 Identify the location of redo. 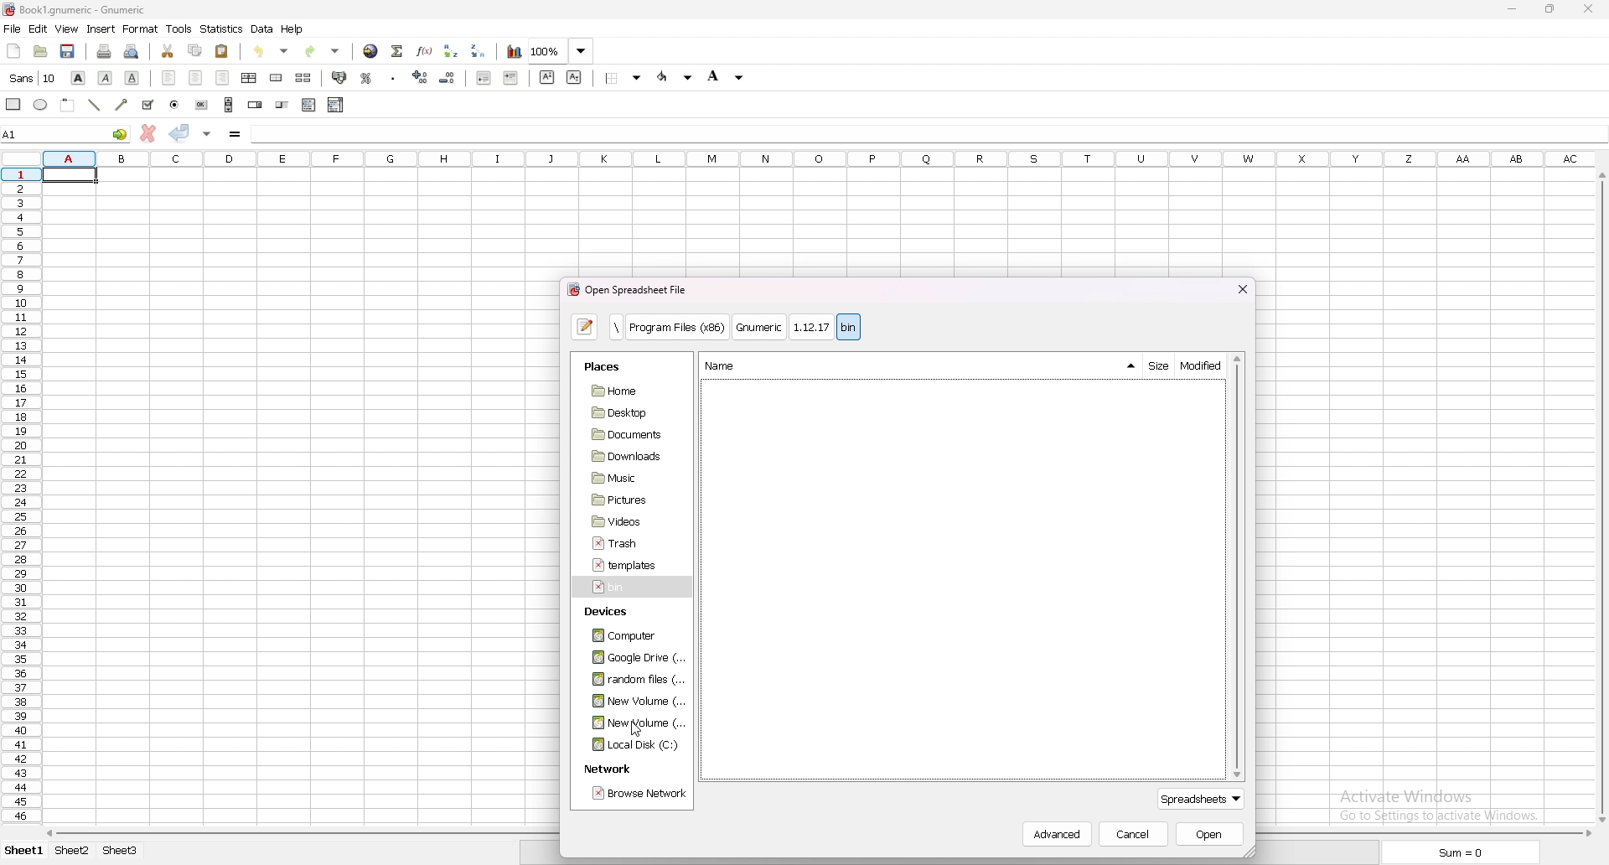
(324, 52).